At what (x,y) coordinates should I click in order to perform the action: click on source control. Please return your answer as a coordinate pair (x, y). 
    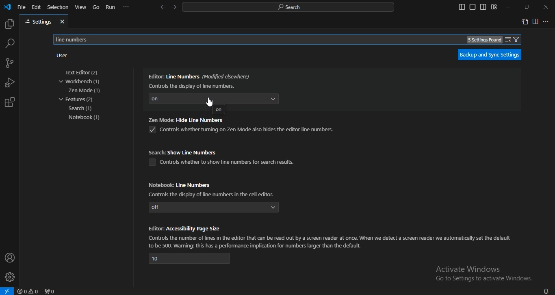
    Looking at the image, I should click on (9, 64).